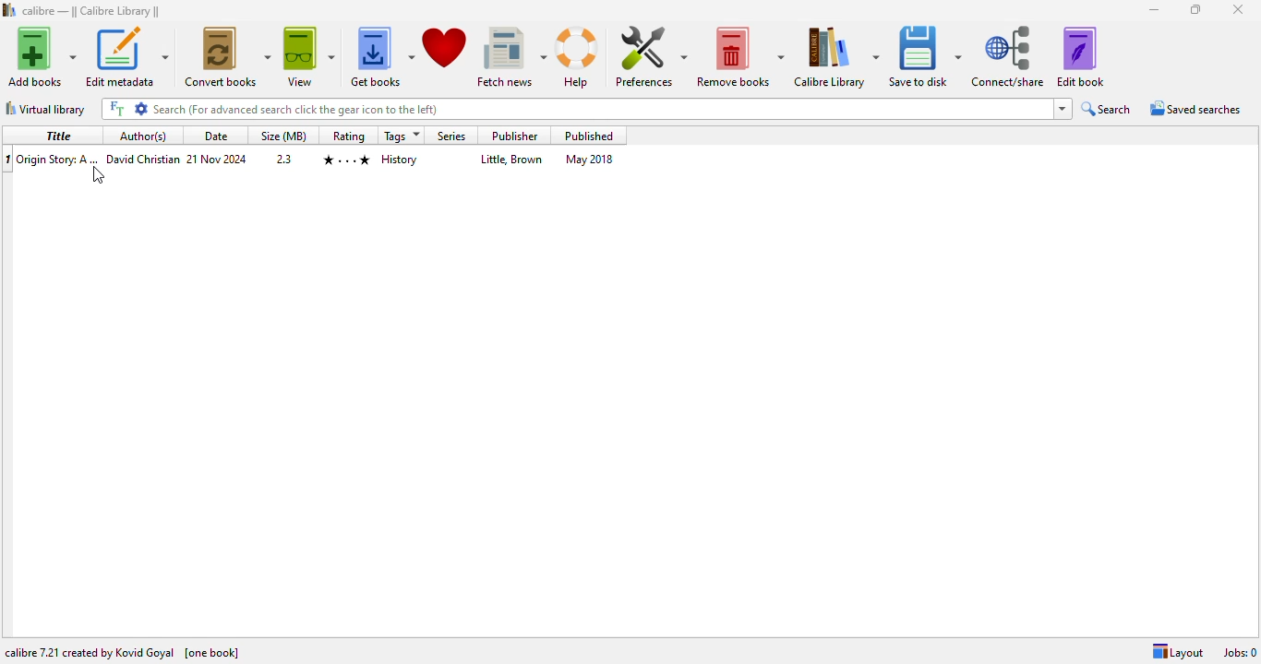 The height and width of the screenshot is (664, 1261). Describe the element at coordinates (926, 56) in the screenshot. I see `save to disk` at that location.